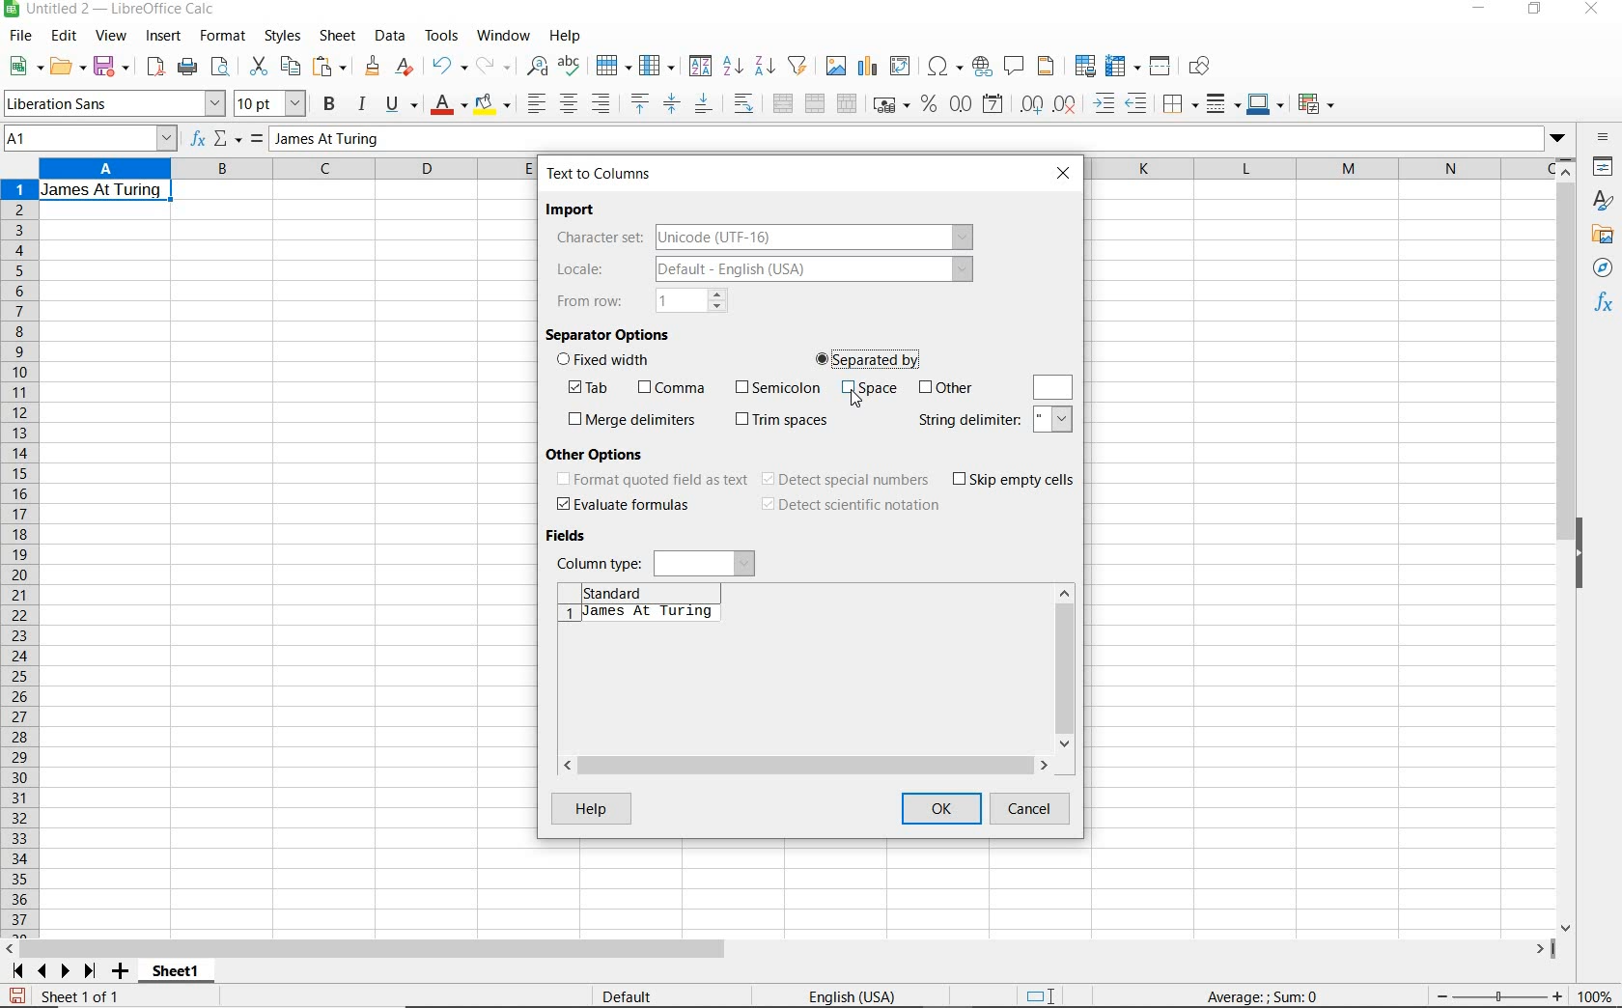 Image resolution: width=1622 pixels, height=1008 pixels. What do you see at coordinates (1036, 103) in the screenshot?
I see `add decimal place` at bounding box center [1036, 103].